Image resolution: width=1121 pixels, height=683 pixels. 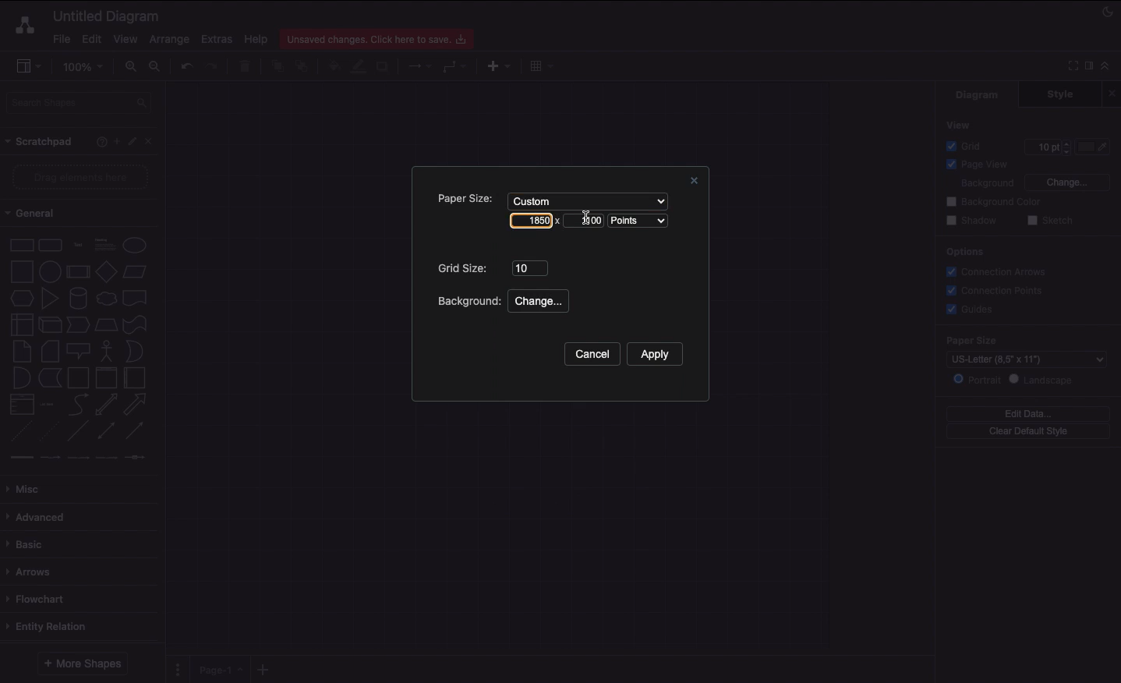 I want to click on Search shapes, so click(x=80, y=105).